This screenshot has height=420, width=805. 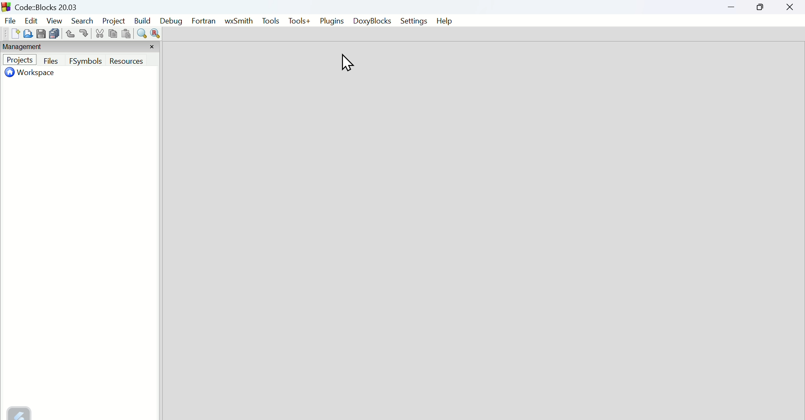 What do you see at coordinates (100, 34) in the screenshot?
I see `Cut` at bounding box center [100, 34].